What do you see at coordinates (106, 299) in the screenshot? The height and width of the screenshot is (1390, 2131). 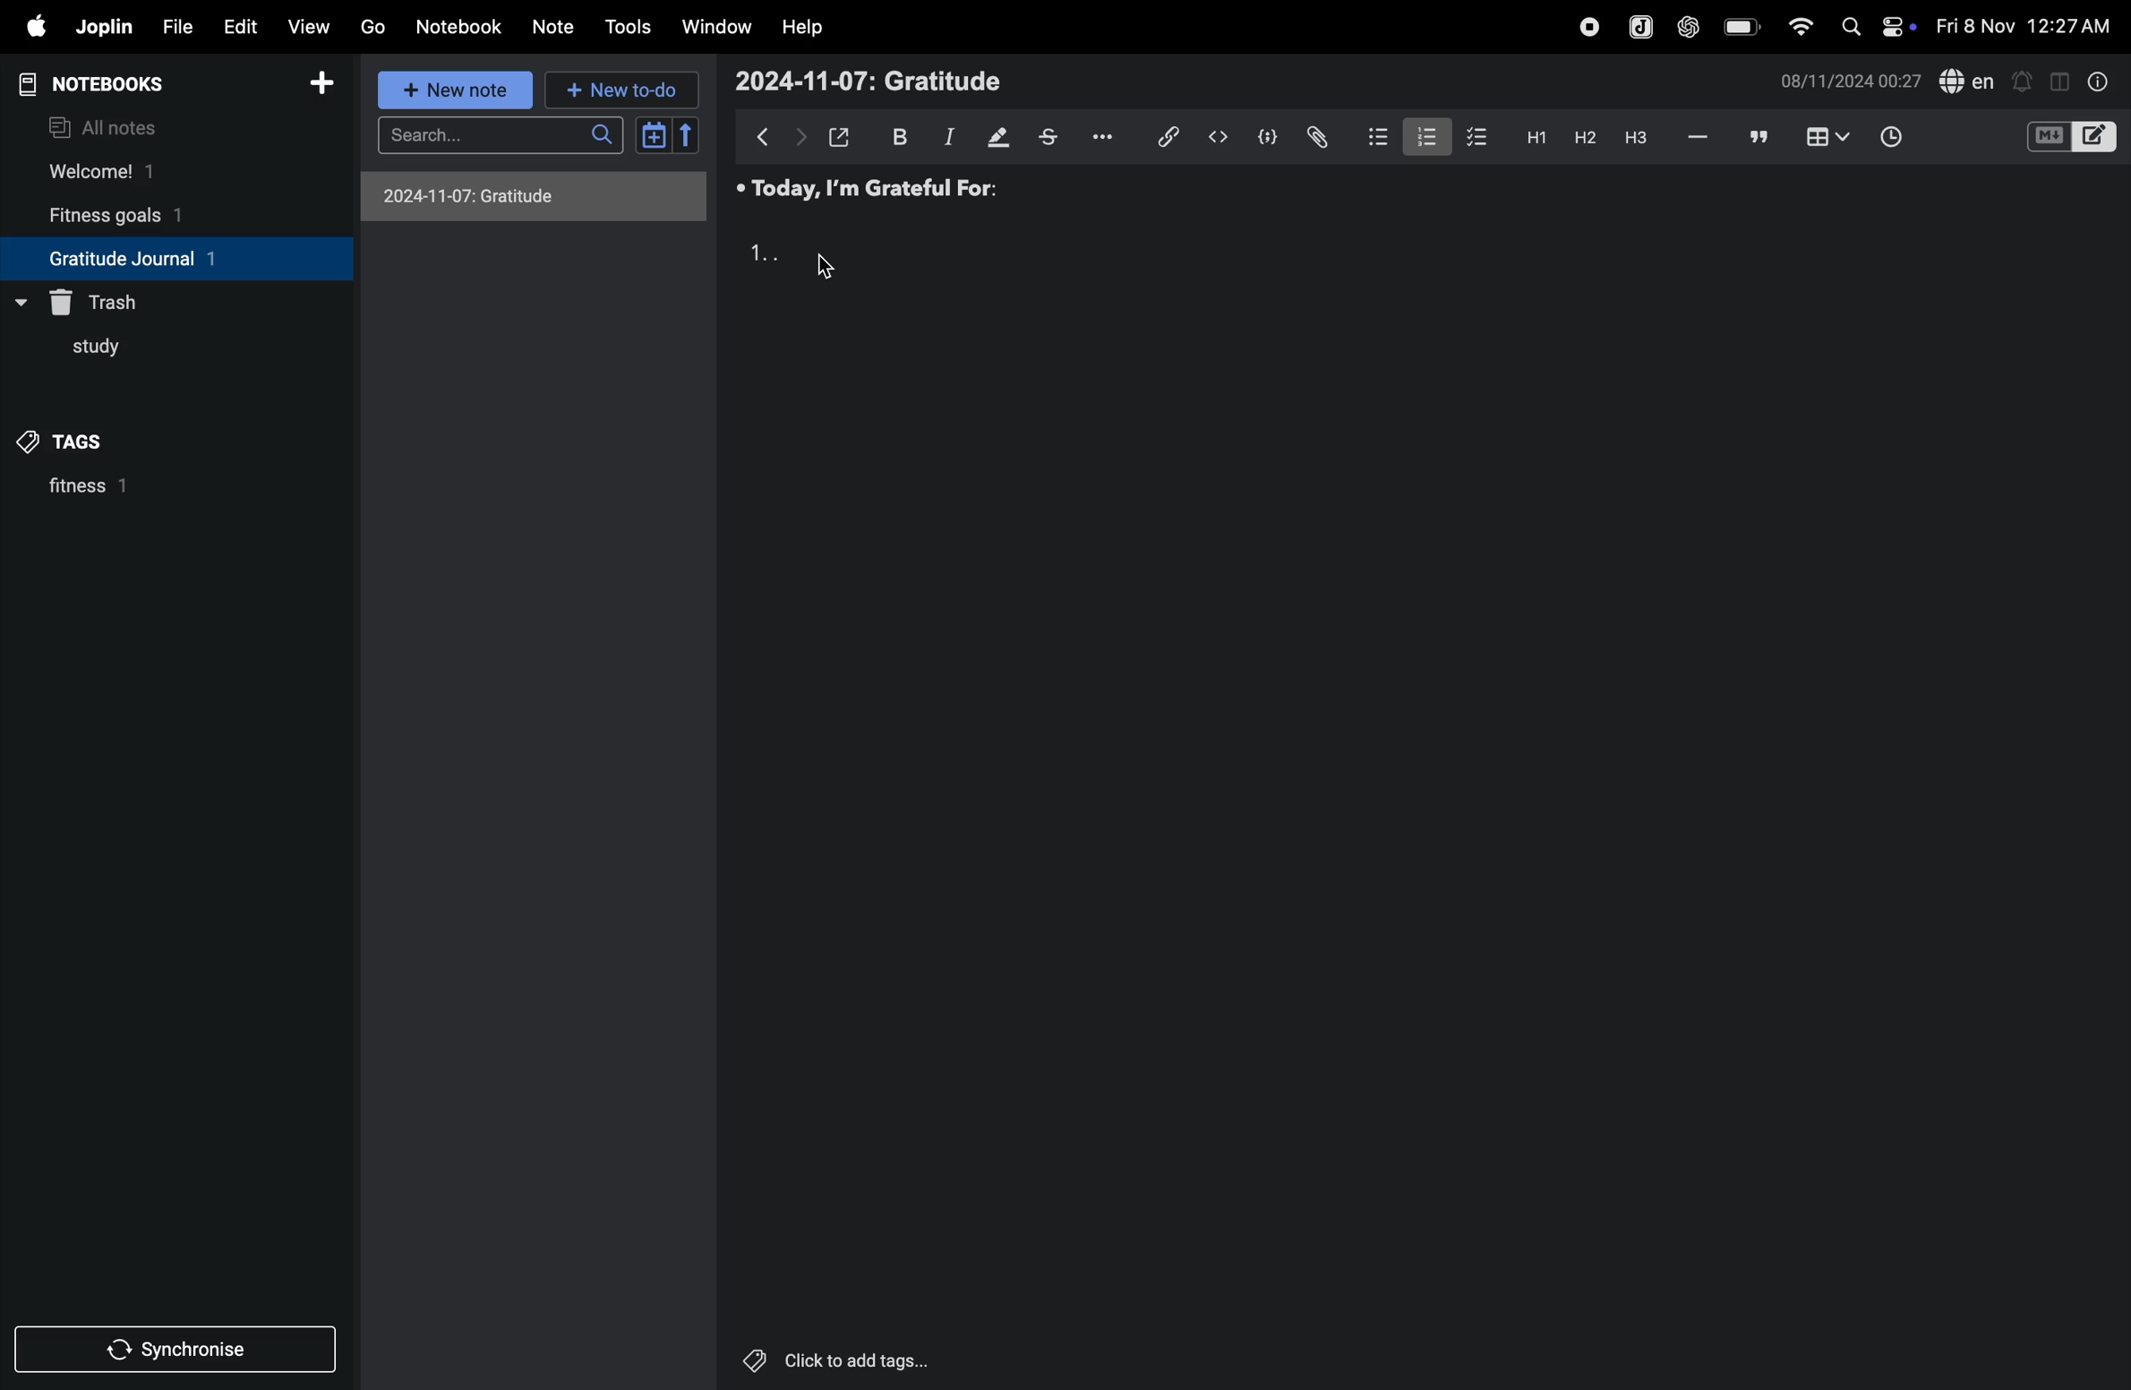 I see `trash` at bounding box center [106, 299].